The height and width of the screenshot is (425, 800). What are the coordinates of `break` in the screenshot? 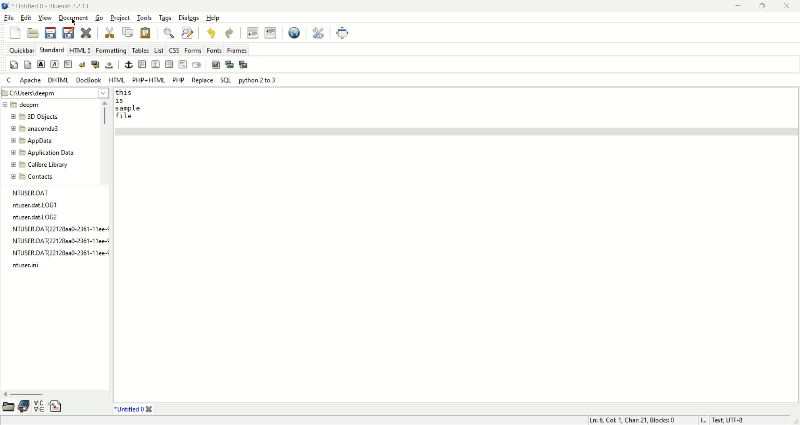 It's located at (83, 64).